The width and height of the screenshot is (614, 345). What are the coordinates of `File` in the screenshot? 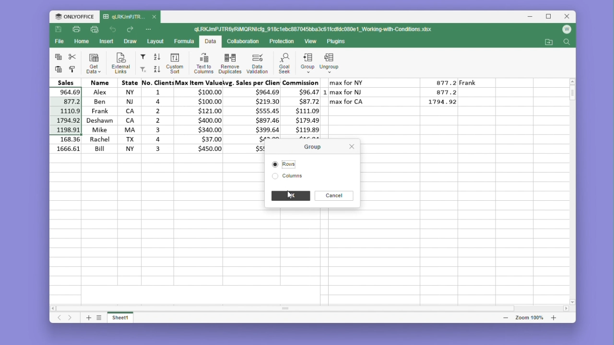 It's located at (61, 41).